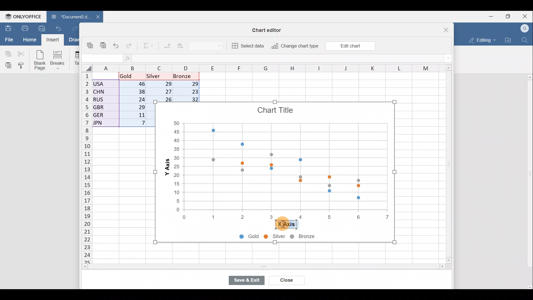  What do you see at coordinates (447, 164) in the screenshot?
I see `Scroll bar` at bounding box center [447, 164].